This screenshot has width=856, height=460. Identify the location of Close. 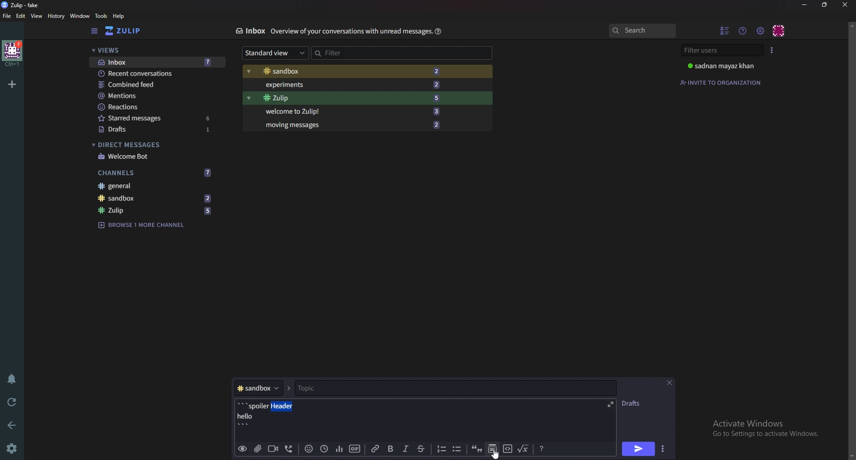
(669, 382).